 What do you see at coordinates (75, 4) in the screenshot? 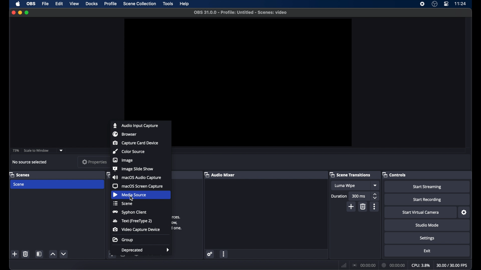
I see `view` at bounding box center [75, 4].